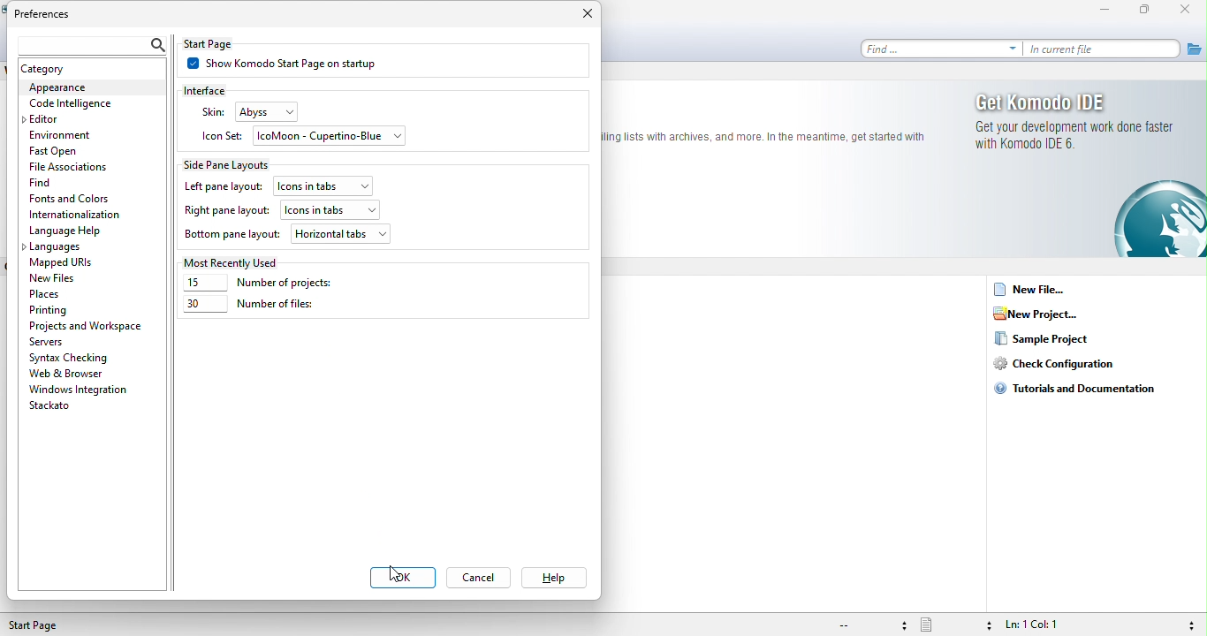  What do you see at coordinates (955, 625) in the screenshot?
I see `file type` at bounding box center [955, 625].